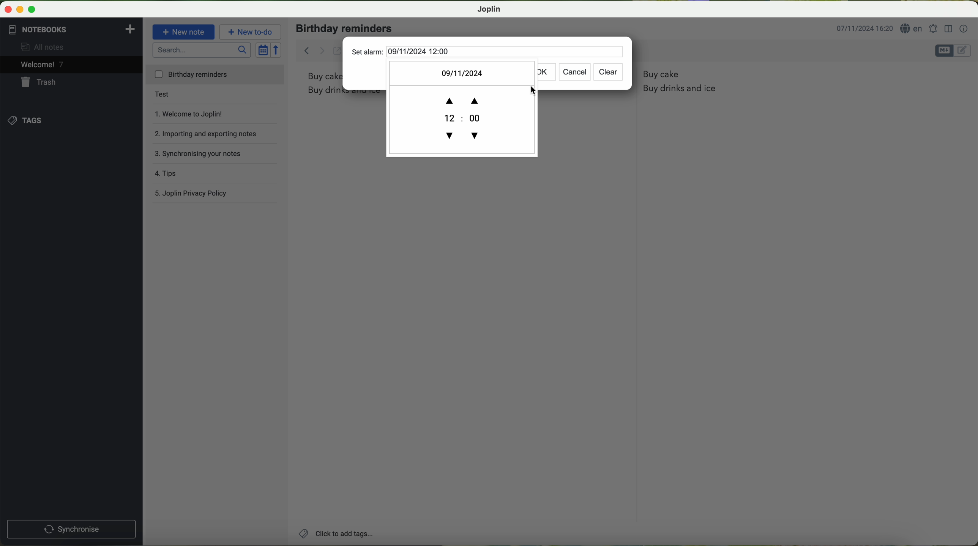 Image resolution: width=978 pixels, height=546 pixels. Describe the element at coordinates (41, 83) in the screenshot. I see `trash` at that location.